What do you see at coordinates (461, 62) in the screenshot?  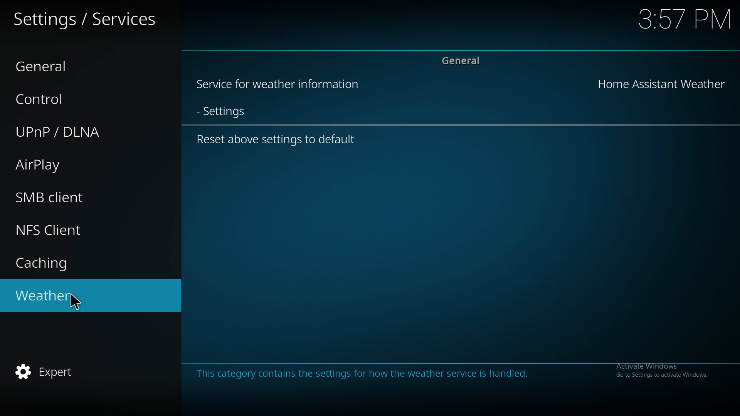 I see `general` at bounding box center [461, 62].